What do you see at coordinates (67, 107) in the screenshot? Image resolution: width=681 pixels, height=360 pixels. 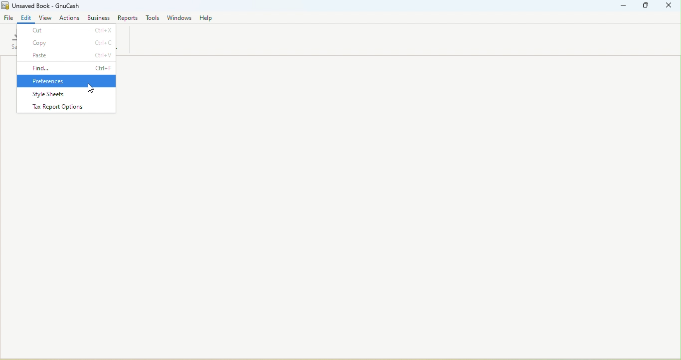 I see `Tax report options` at bounding box center [67, 107].